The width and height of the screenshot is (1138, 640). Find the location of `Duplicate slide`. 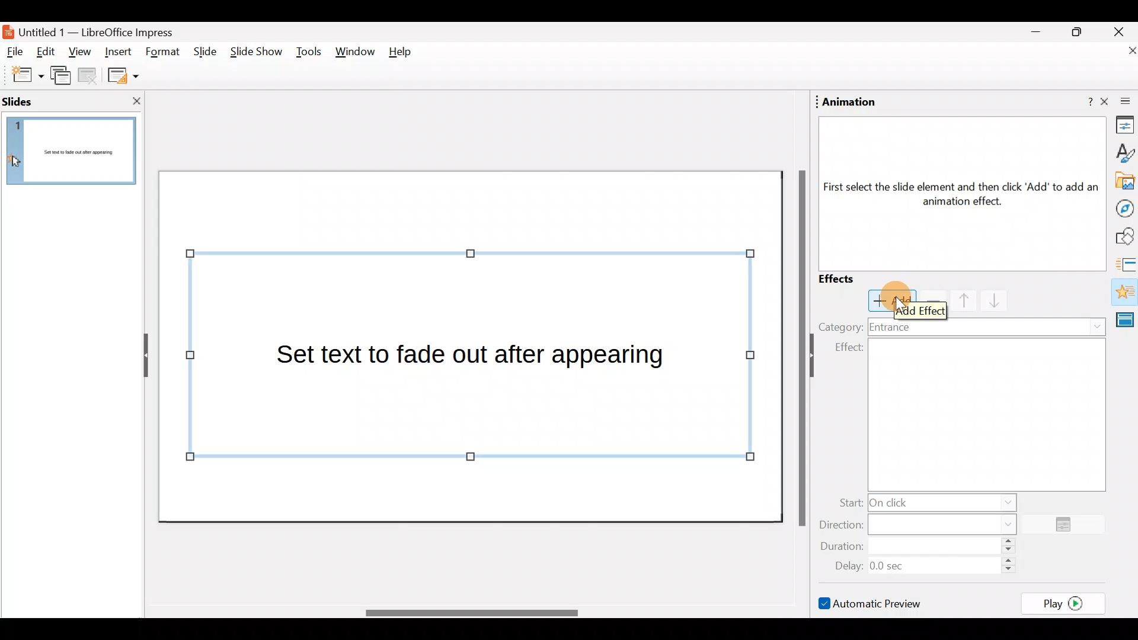

Duplicate slide is located at coordinates (63, 78).